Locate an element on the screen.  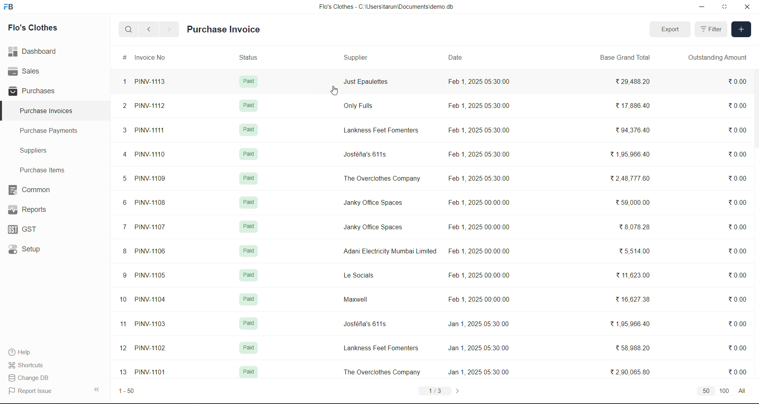
Base Grand Total is located at coordinates (627, 58).